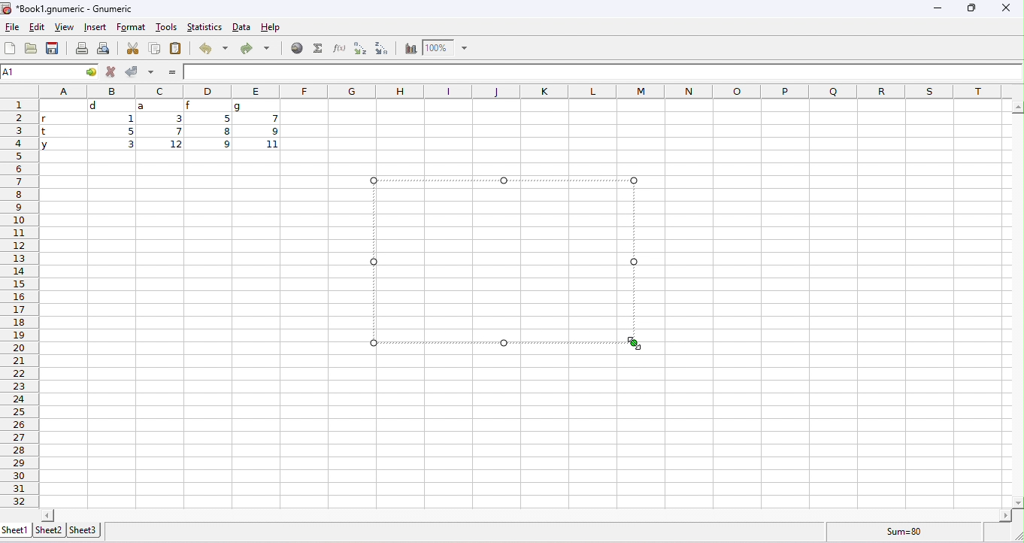 This screenshot has width=1024, height=543. I want to click on chart, so click(408, 48).